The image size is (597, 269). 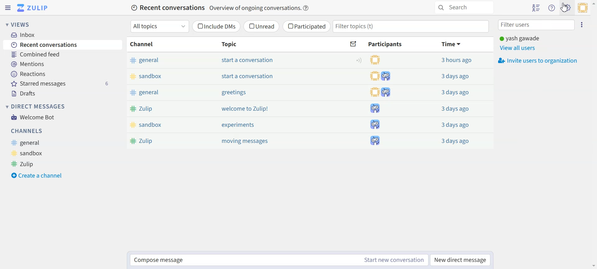 I want to click on participants, so click(x=375, y=60).